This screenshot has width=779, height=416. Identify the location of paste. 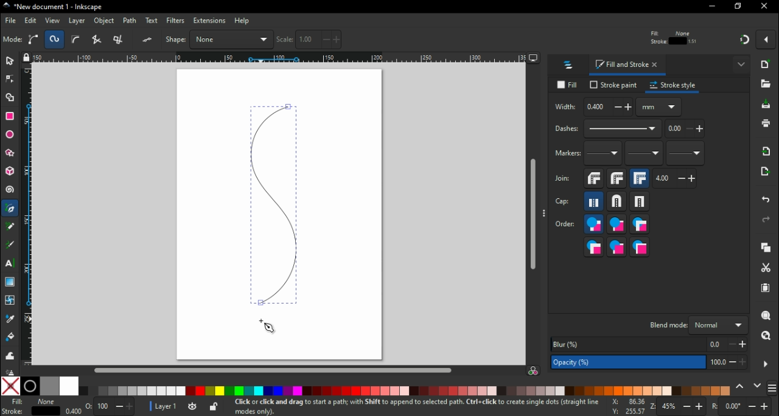
(766, 289).